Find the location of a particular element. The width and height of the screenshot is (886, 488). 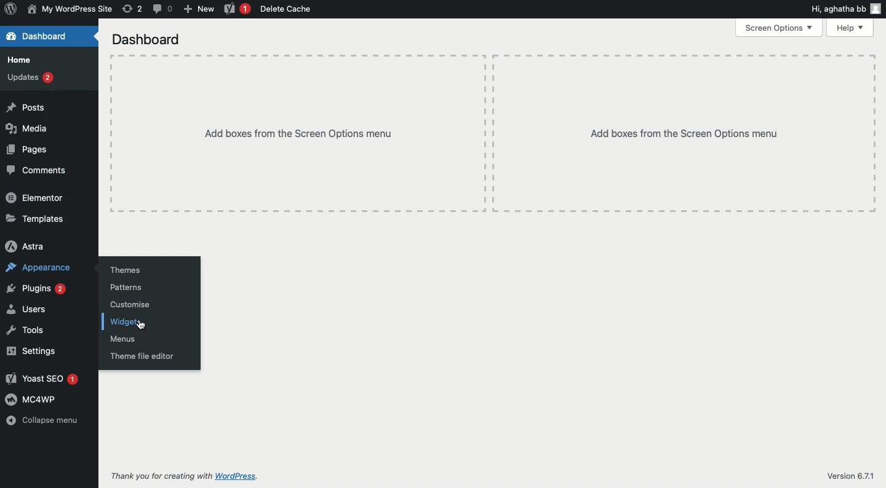

Comment is located at coordinates (161, 8).